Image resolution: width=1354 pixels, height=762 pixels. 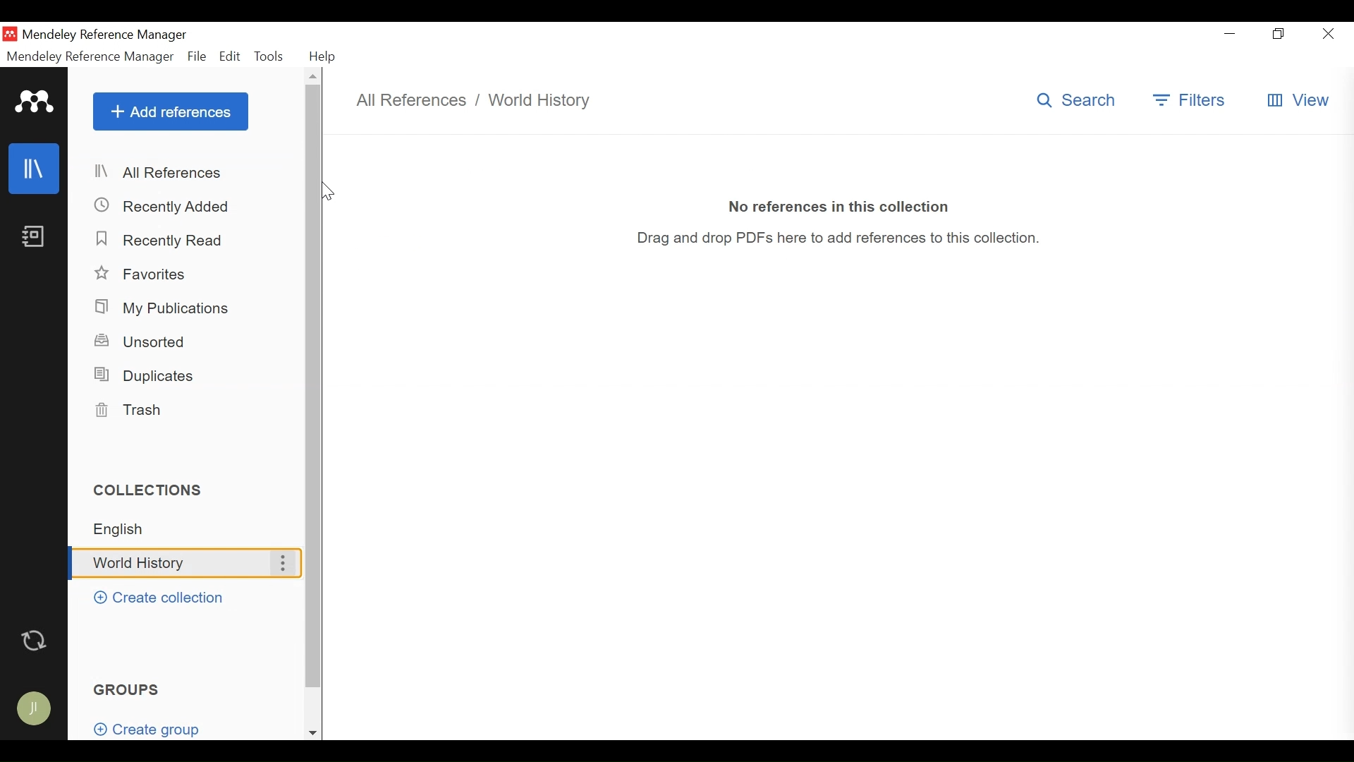 I want to click on Edit, so click(x=231, y=56).